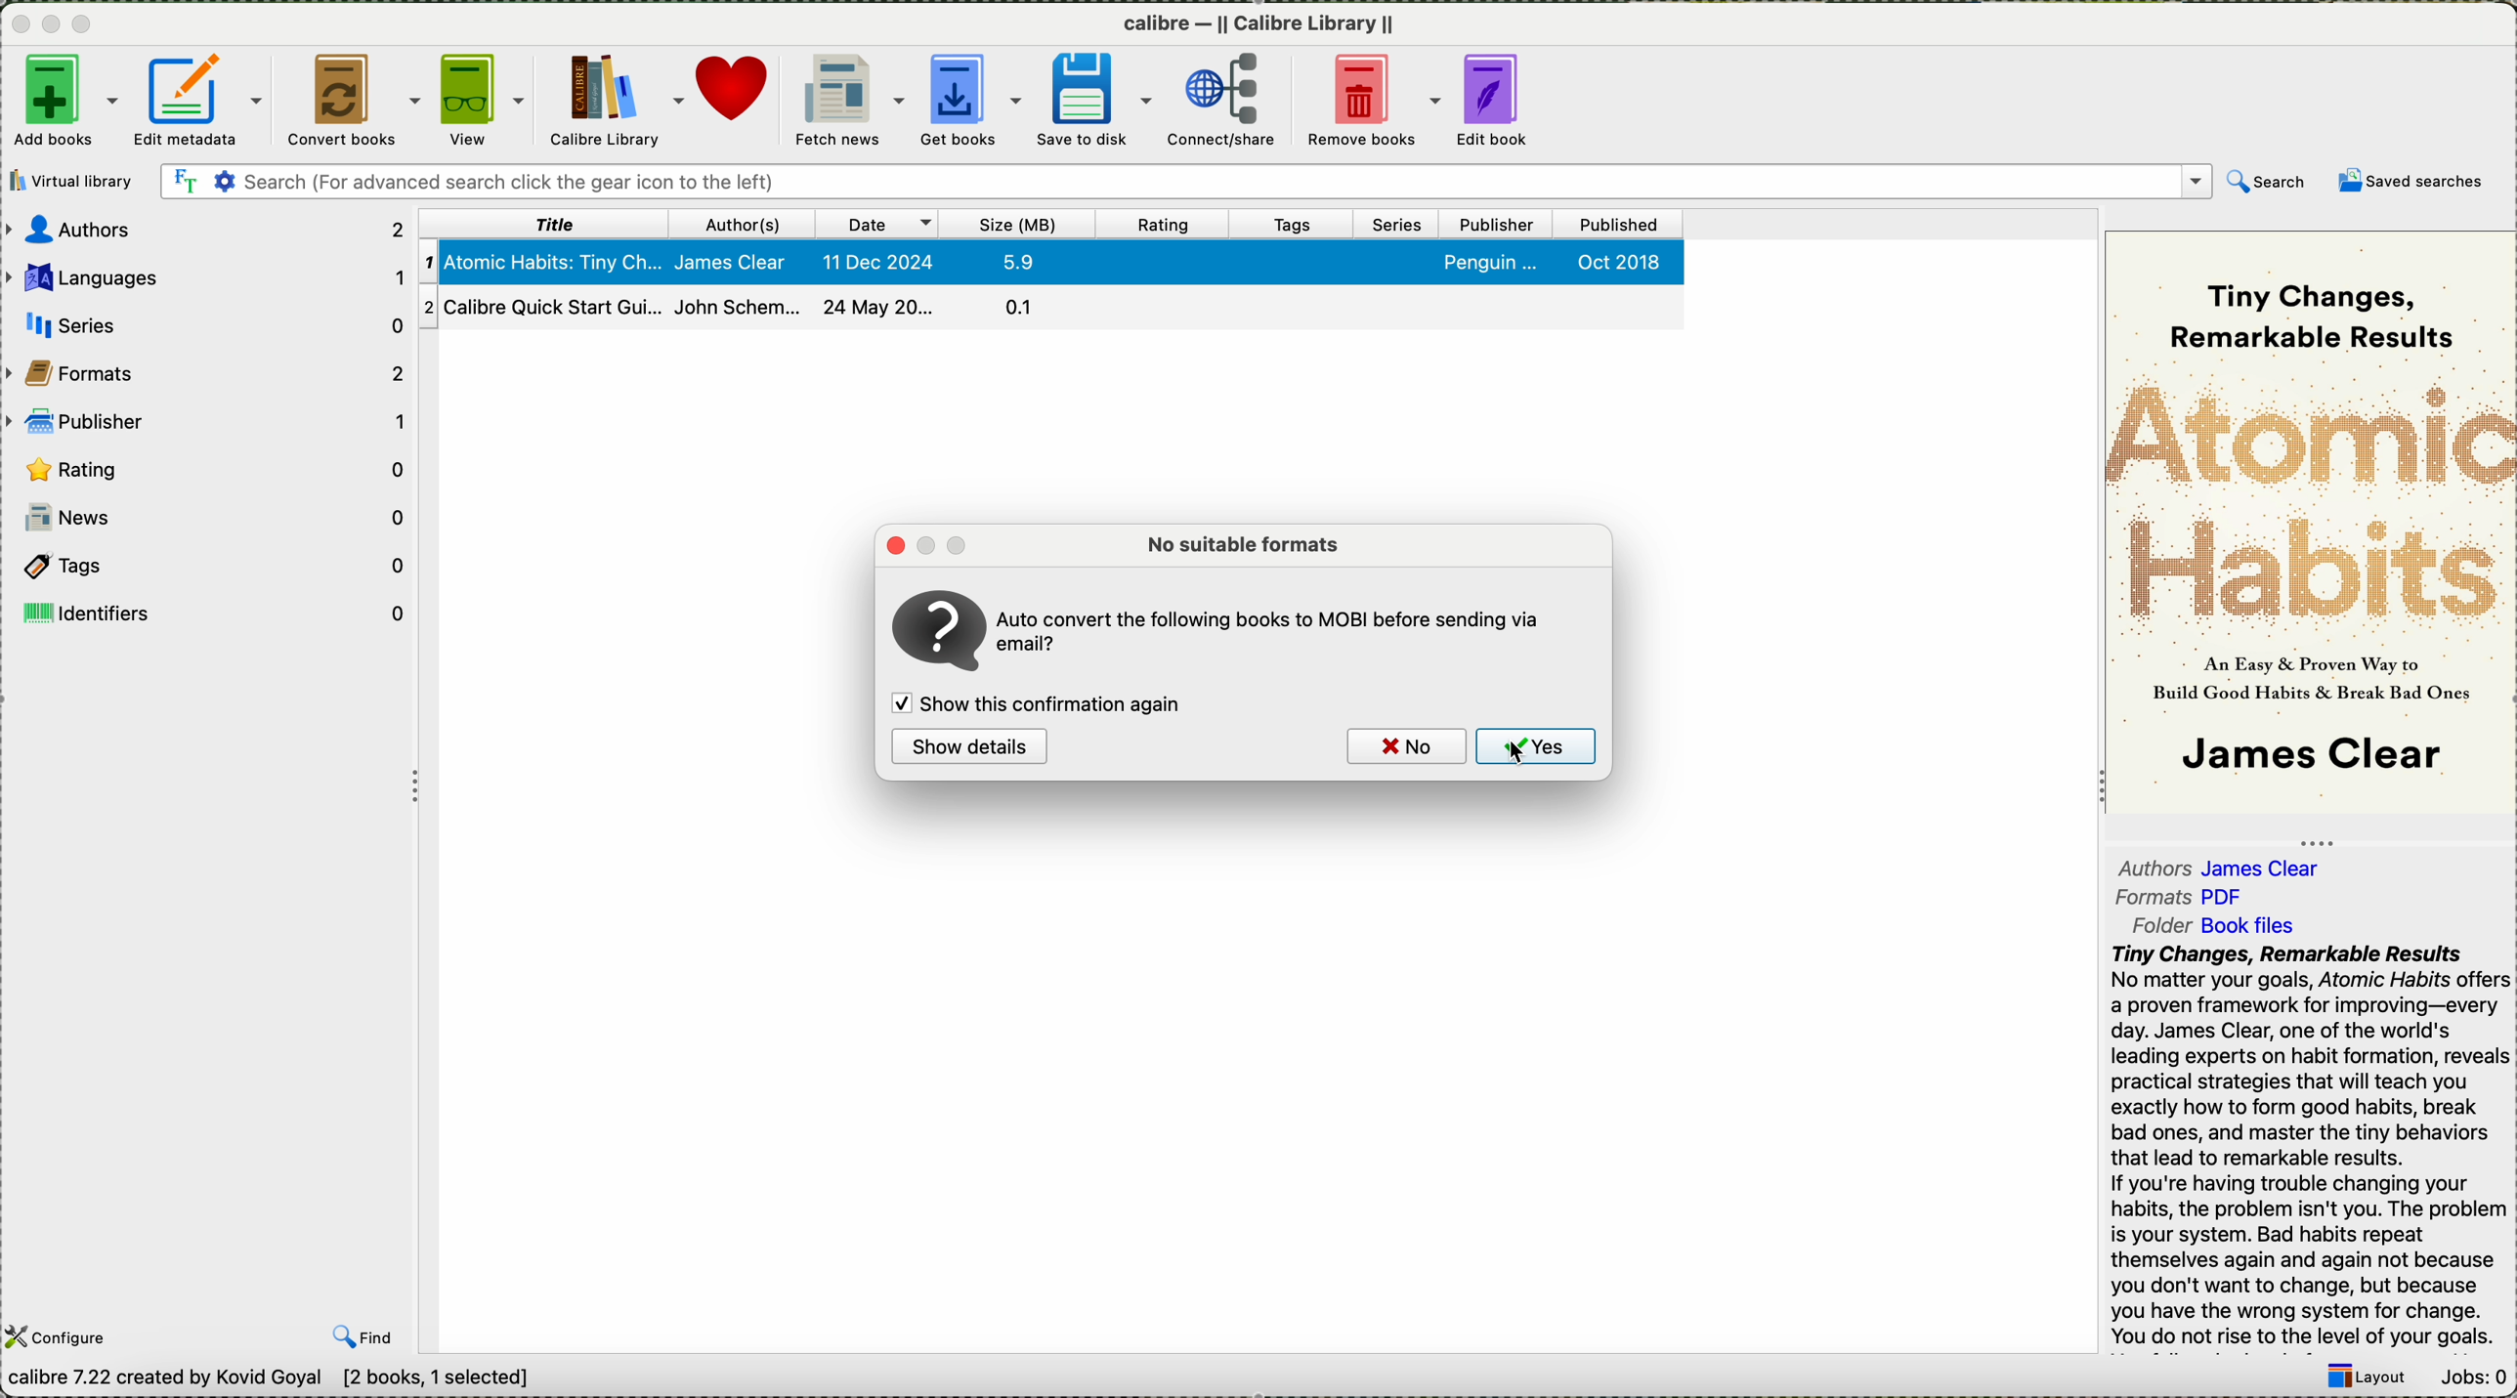  I want to click on calibre, so click(1258, 26).